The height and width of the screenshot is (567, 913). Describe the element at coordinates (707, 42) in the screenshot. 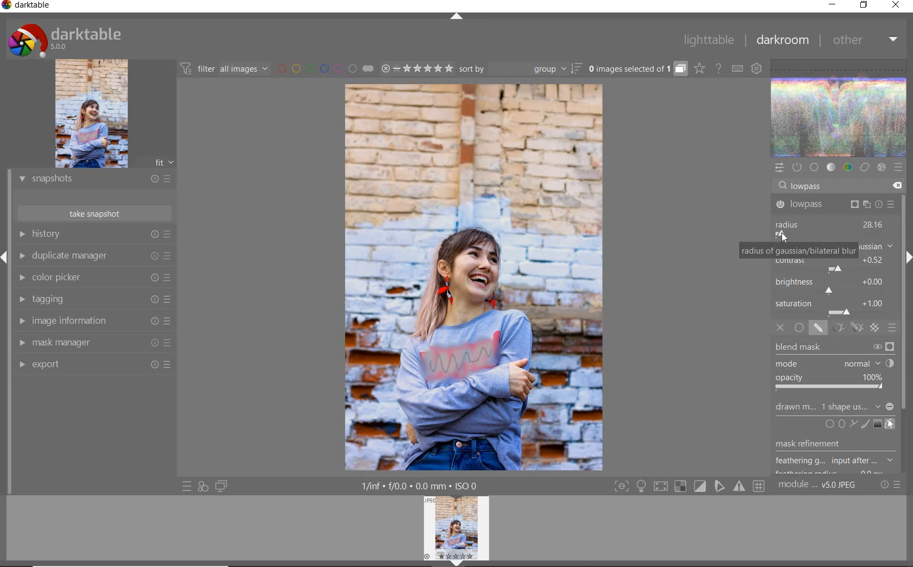

I see `lighttable` at that location.